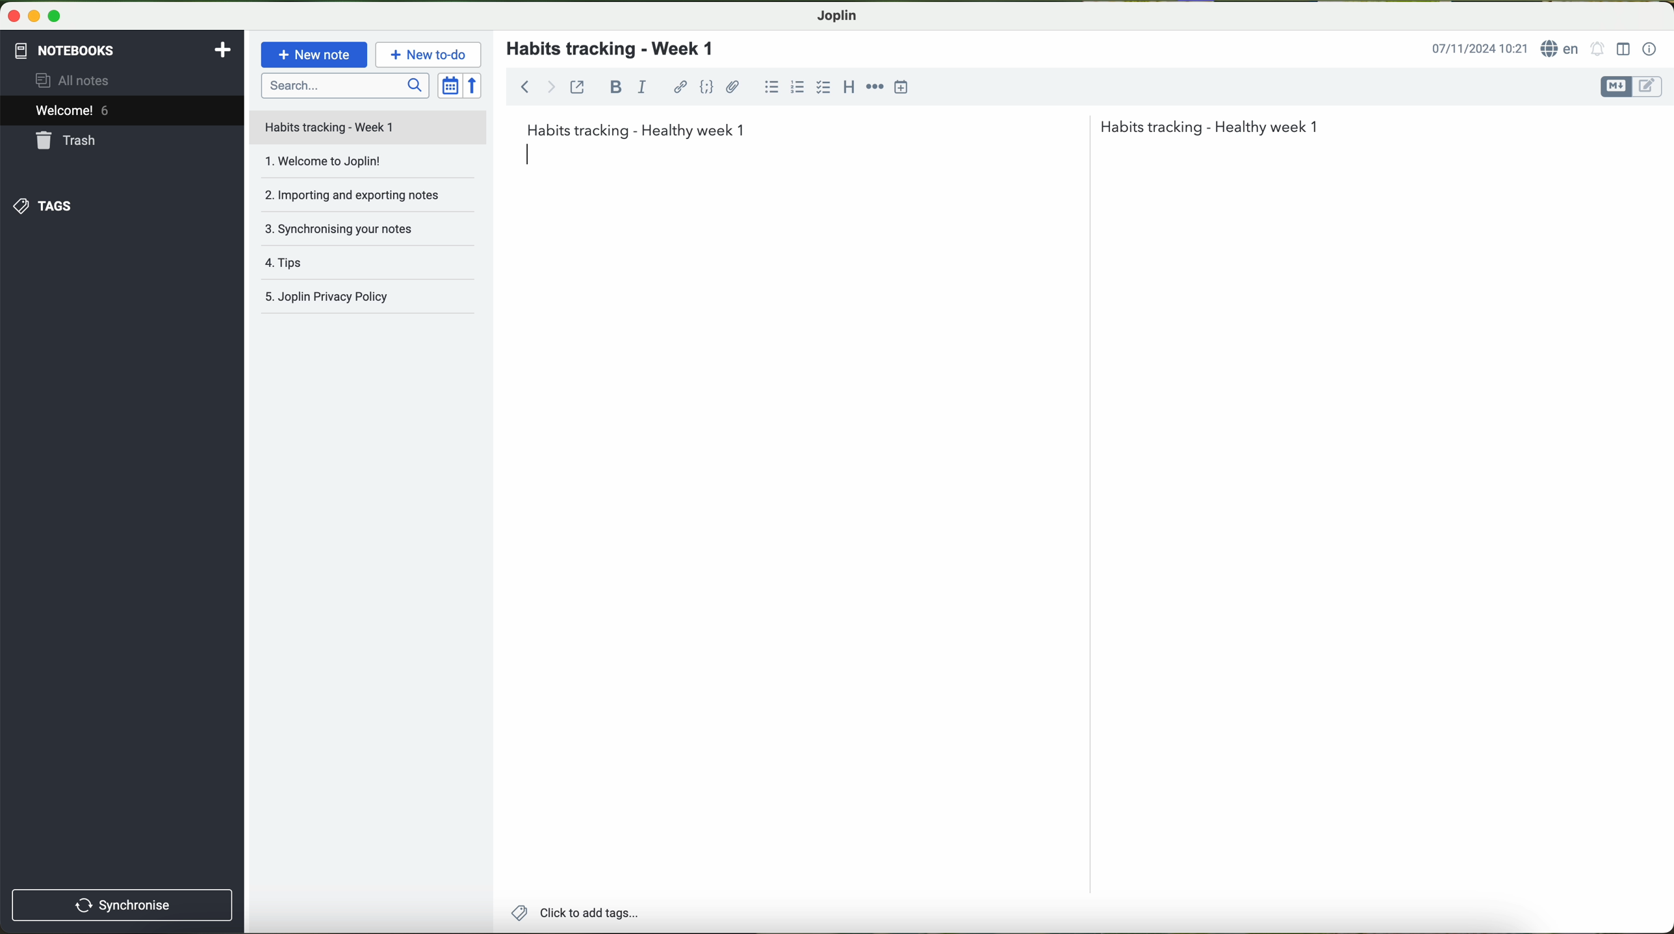 This screenshot has height=934, width=1674. I want to click on toggle sort order field, so click(450, 85).